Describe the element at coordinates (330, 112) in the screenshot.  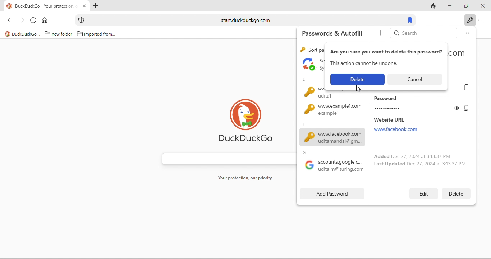
I see `www.example1.com` at that location.